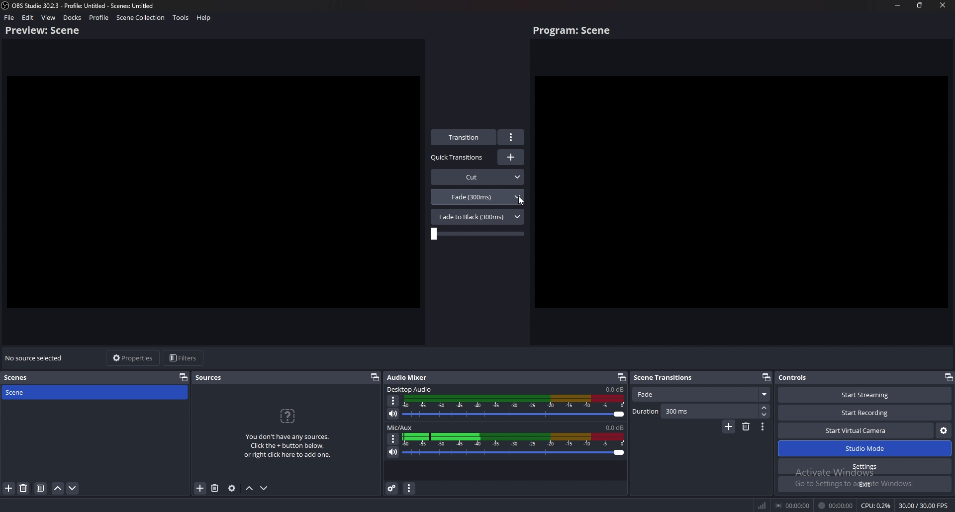  What do you see at coordinates (73, 490) in the screenshot?
I see `move scene down` at bounding box center [73, 490].